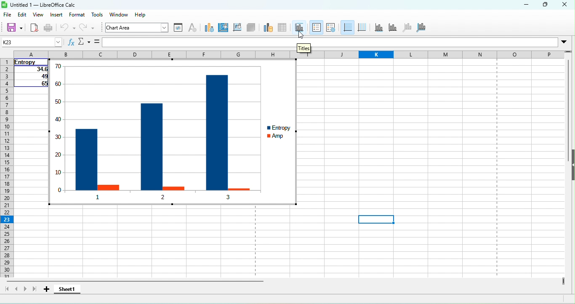 The width and height of the screenshot is (575, 304). What do you see at coordinates (289, 55) in the screenshot?
I see `column headings` at bounding box center [289, 55].